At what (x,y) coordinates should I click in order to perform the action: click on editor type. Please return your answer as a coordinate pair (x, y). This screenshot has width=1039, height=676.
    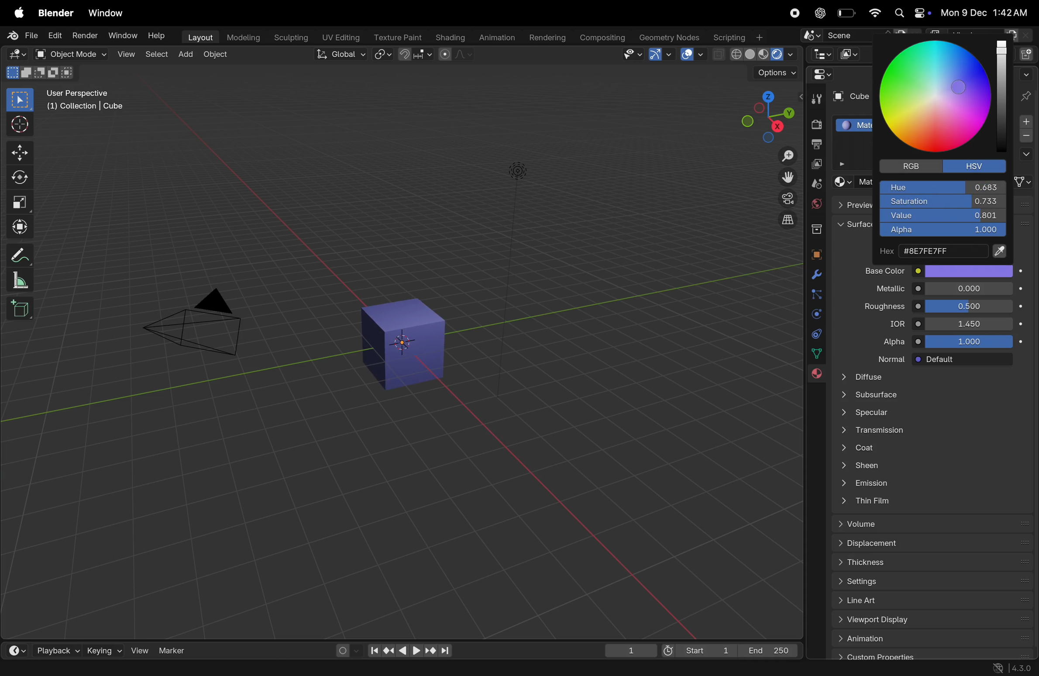
    Looking at the image, I should click on (819, 74).